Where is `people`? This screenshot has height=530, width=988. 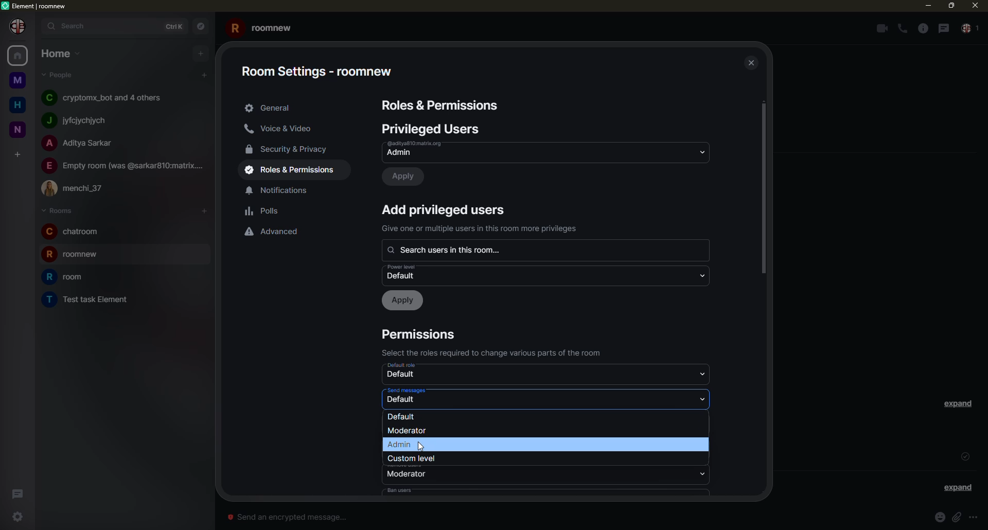
people is located at coordinates (60, 75).